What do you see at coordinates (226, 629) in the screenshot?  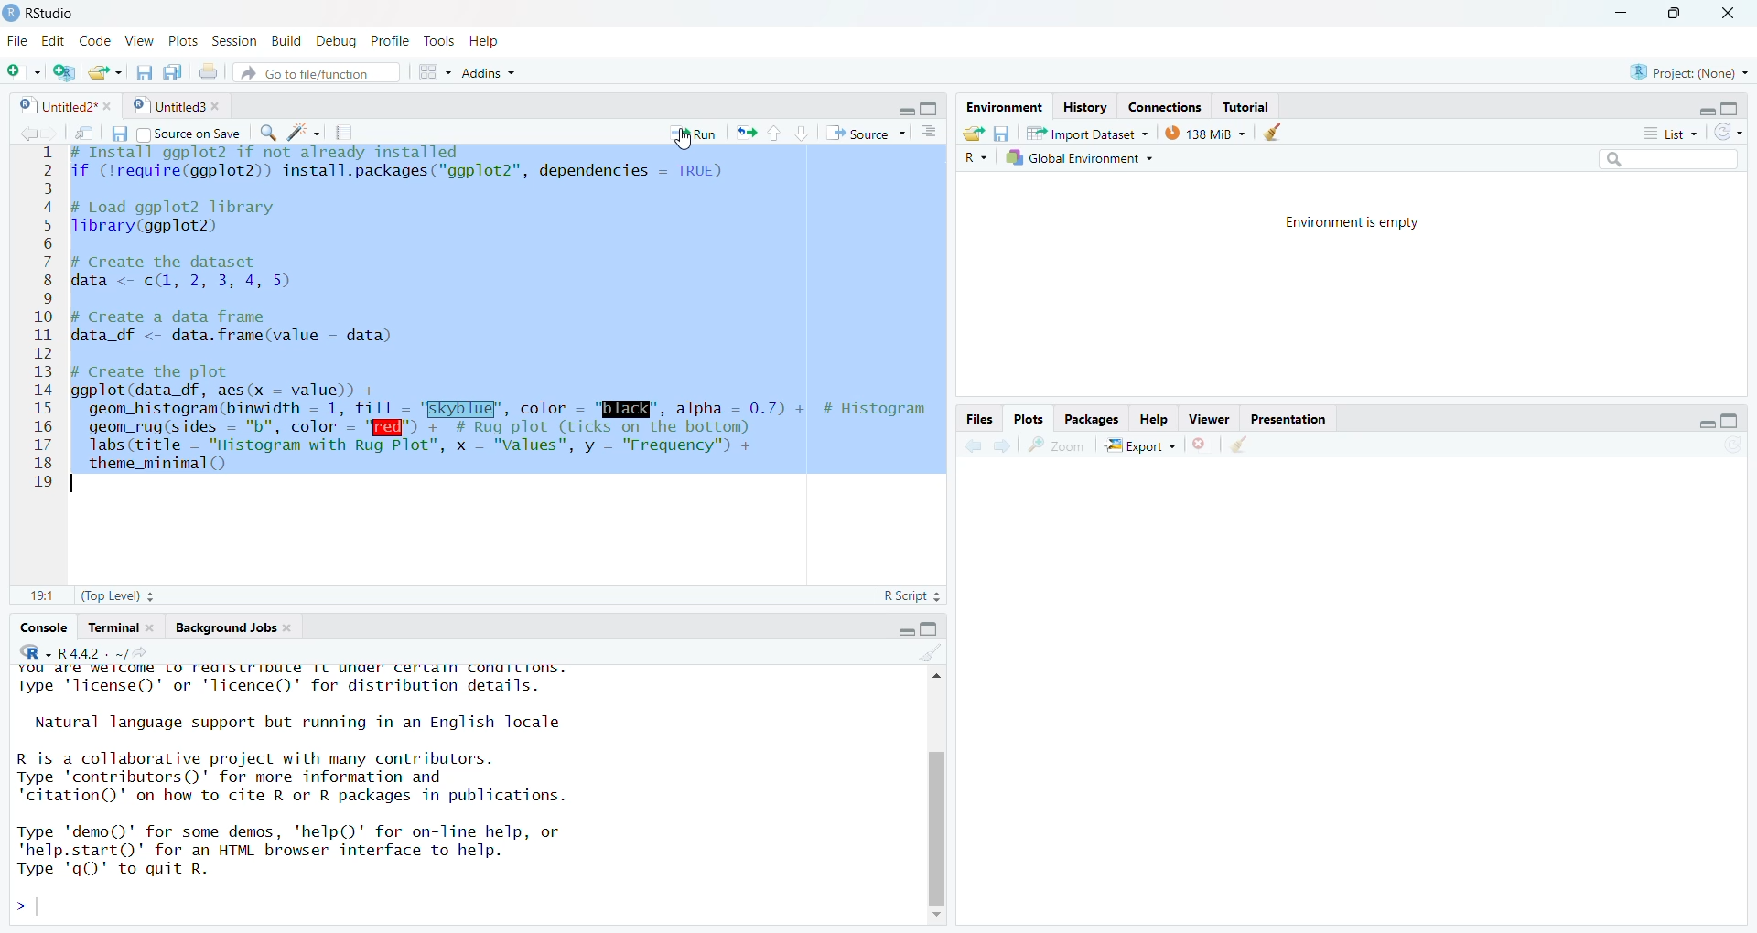 I see `ackground Jobs` at bounding box center [226, 629].